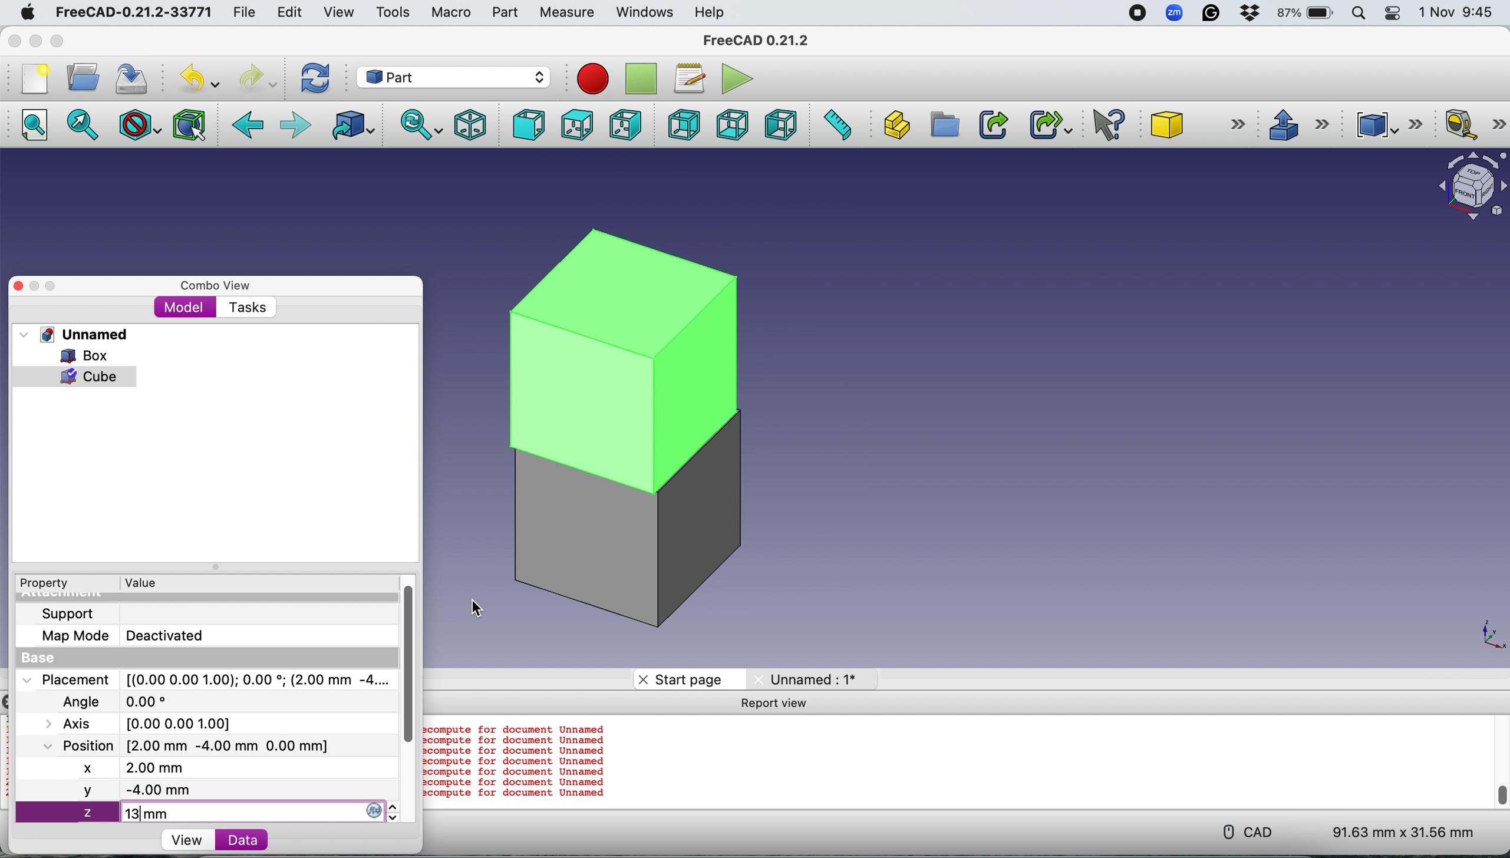 This screenshot has height=858, width=1510. What do you see at coordinates (1458, 12) in the screenshot?
I see `1 Nov 9:45` at bounding box center [1458, 12].